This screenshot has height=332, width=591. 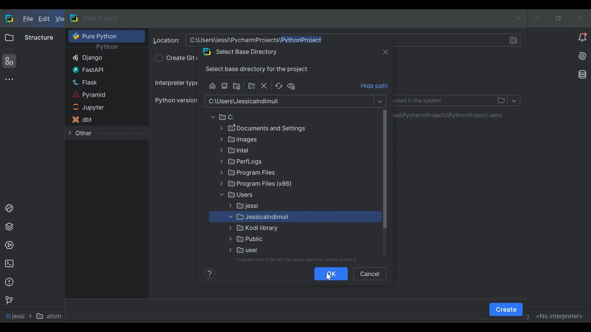 I want to click on Create, so click(x=506, y=309).